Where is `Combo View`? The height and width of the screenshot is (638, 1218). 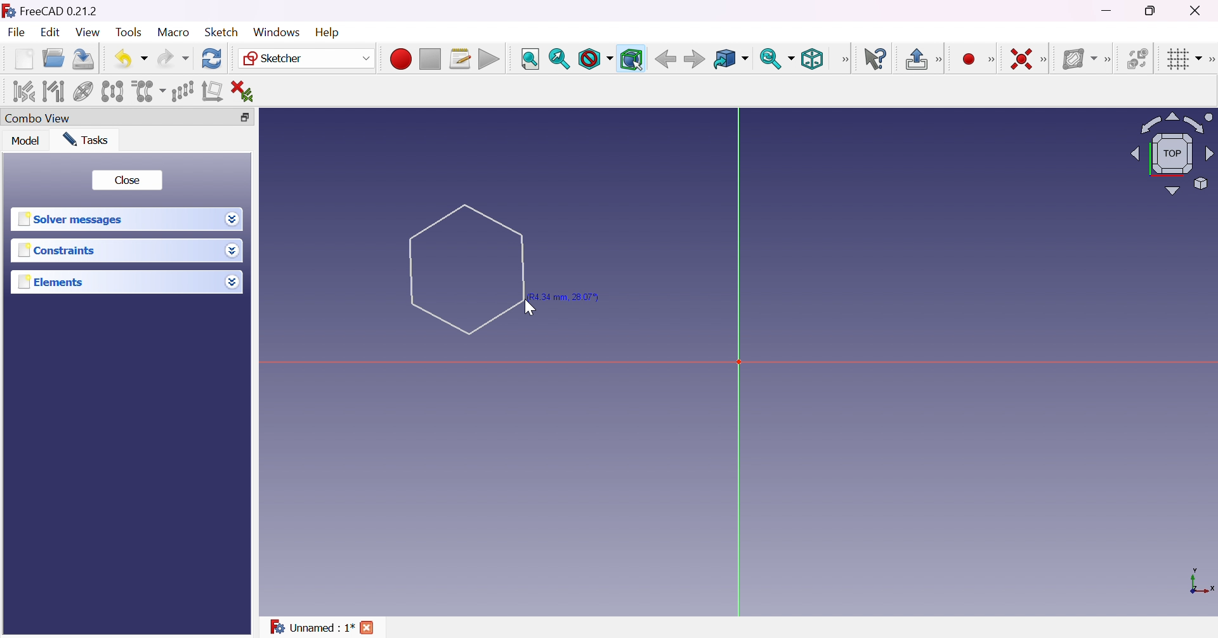
Combo View is located at coordinates (38, 117).